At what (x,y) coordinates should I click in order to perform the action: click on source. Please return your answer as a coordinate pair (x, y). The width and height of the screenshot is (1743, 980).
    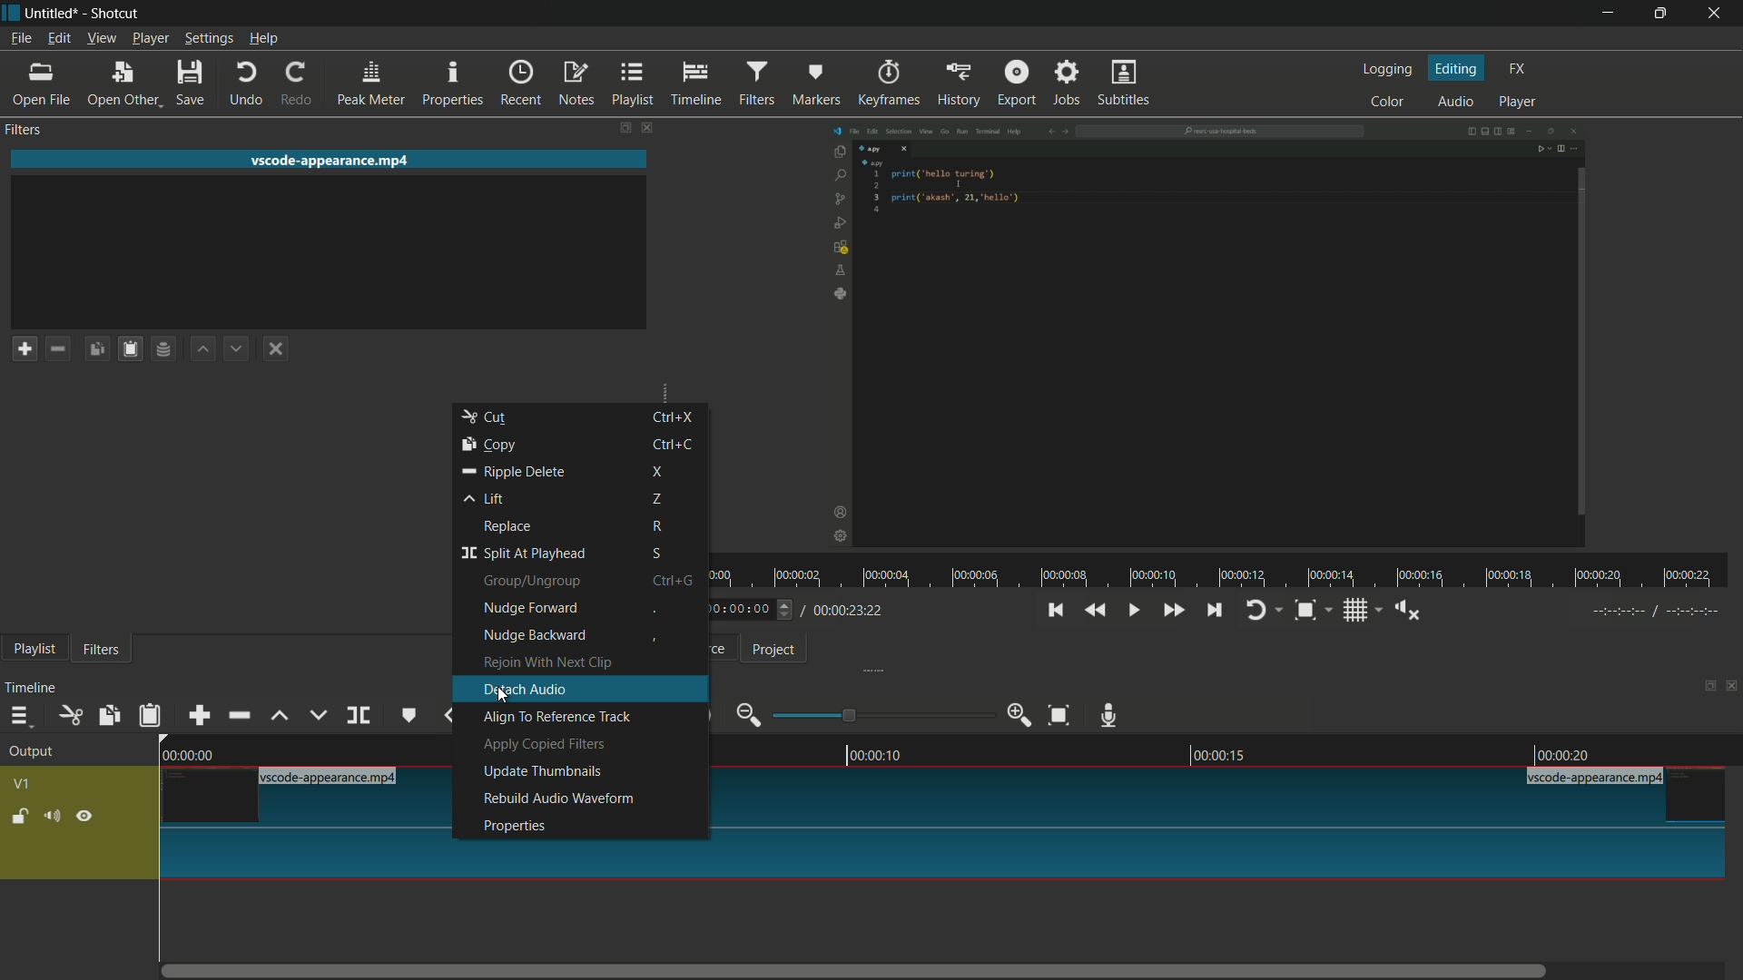
    Looking at the image, I should click on (721, 648).